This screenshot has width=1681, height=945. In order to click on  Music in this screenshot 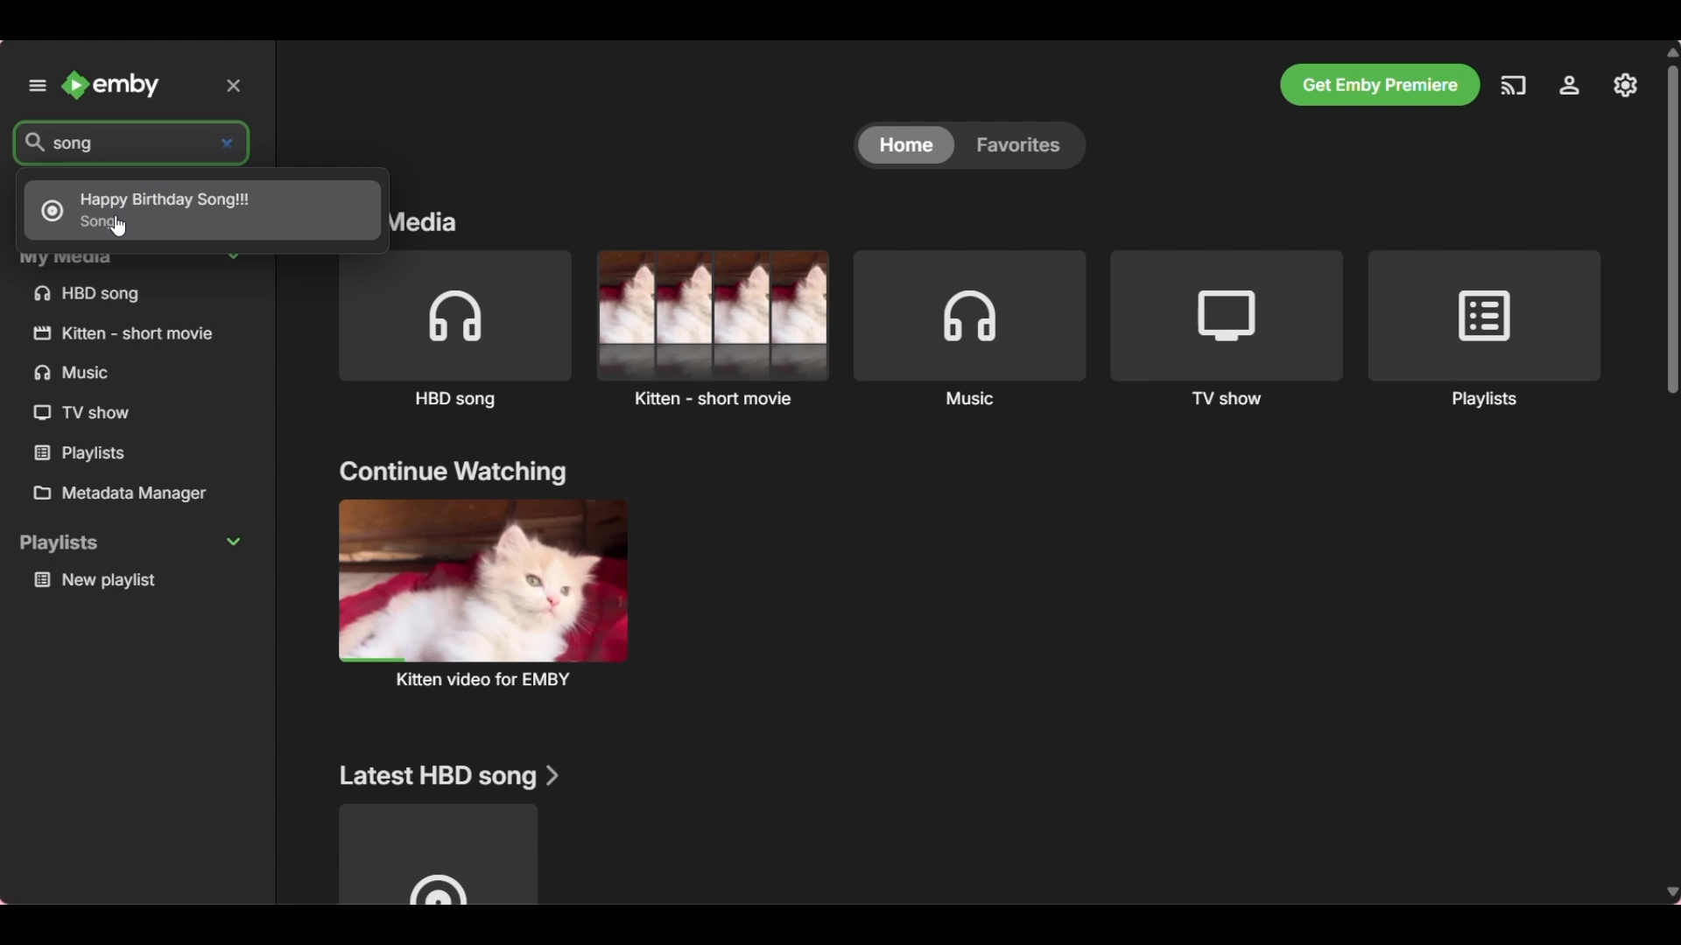, I will do `click(80, 374)`.